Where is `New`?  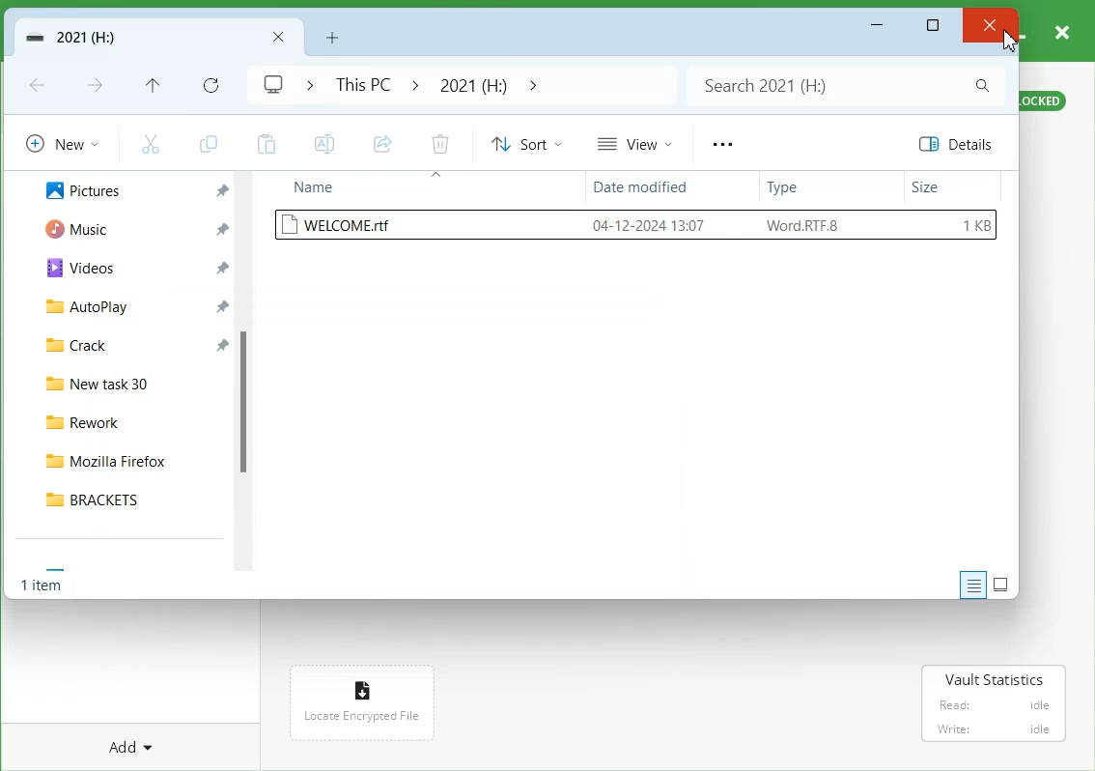 New is located at coordinates (62, 142).